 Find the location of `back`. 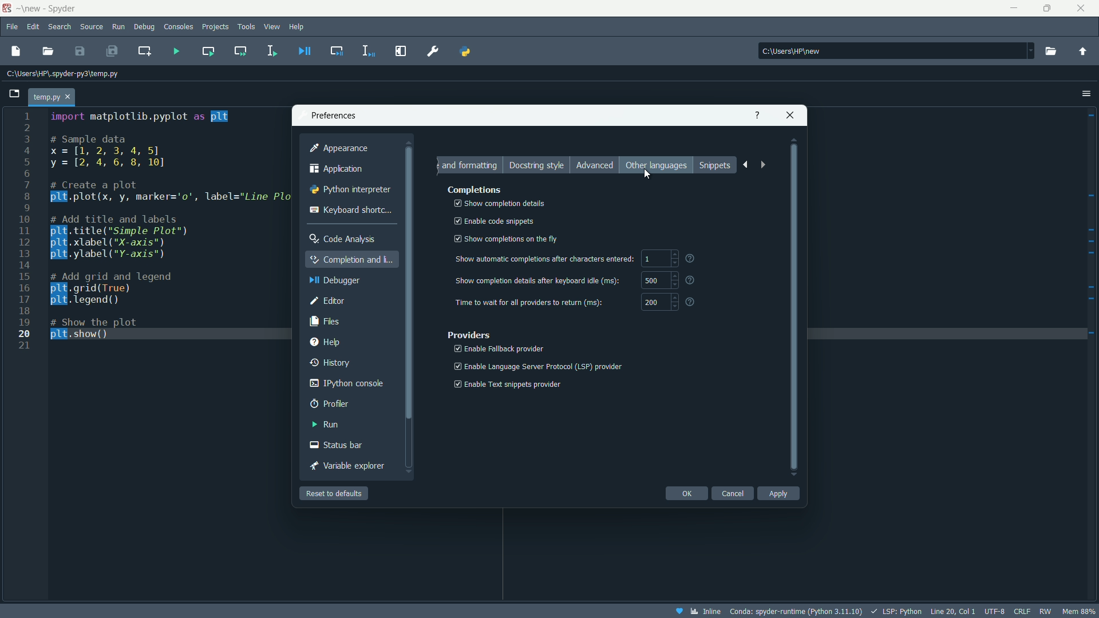

back is located at coordinates (745, 165).